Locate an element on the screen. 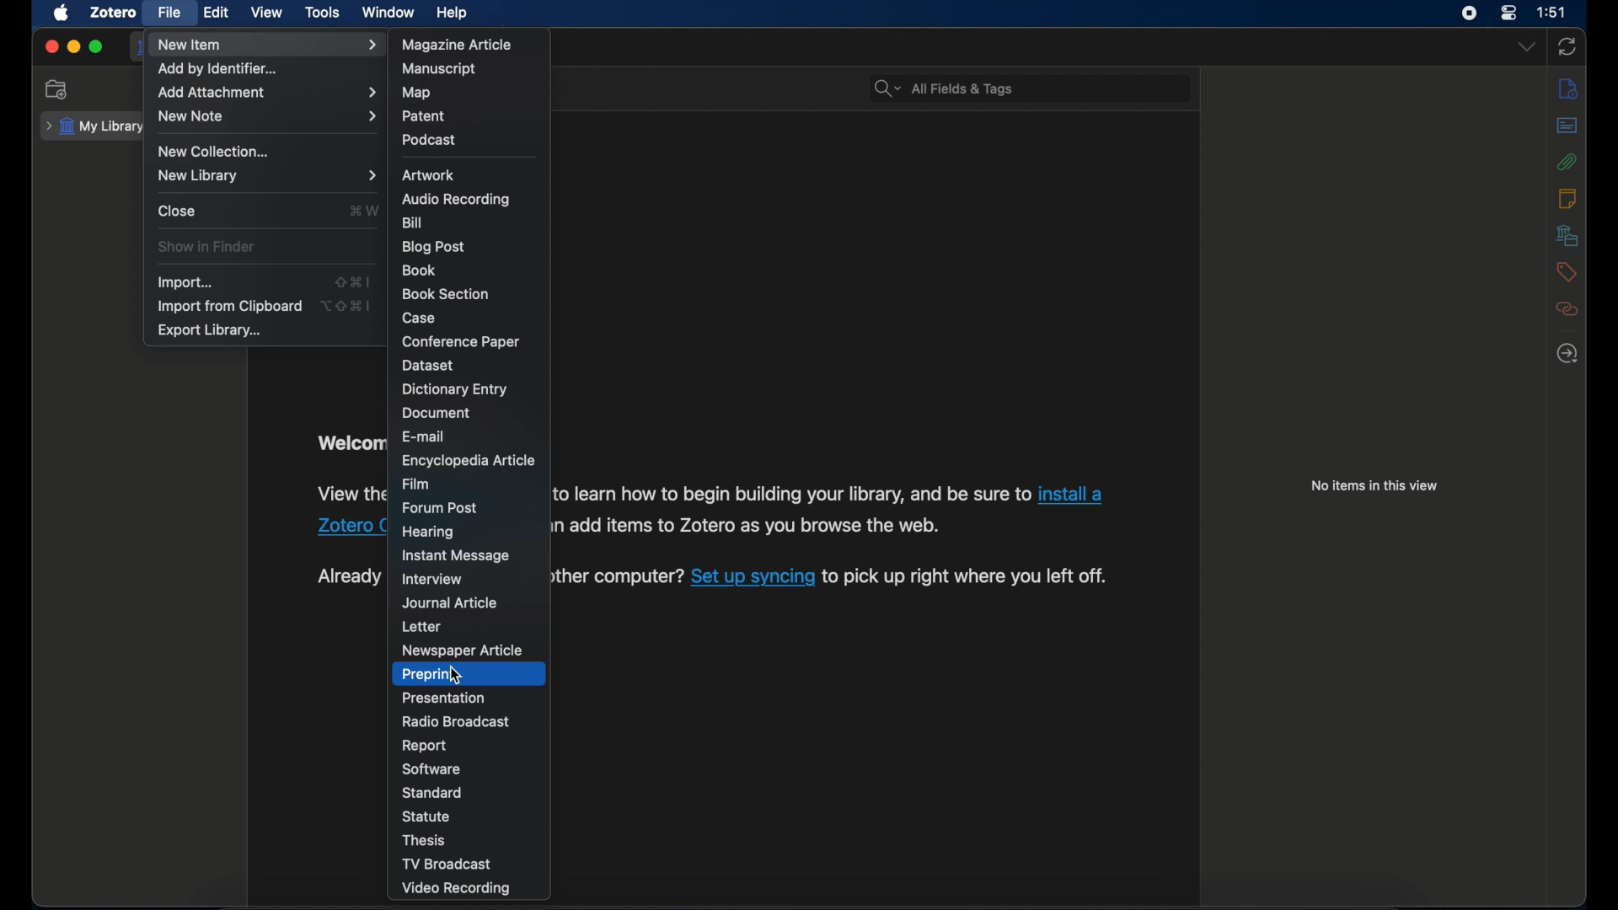 The width and height of the screenshot is (1618, 910). magazine article is located at coordinates (459, 45).